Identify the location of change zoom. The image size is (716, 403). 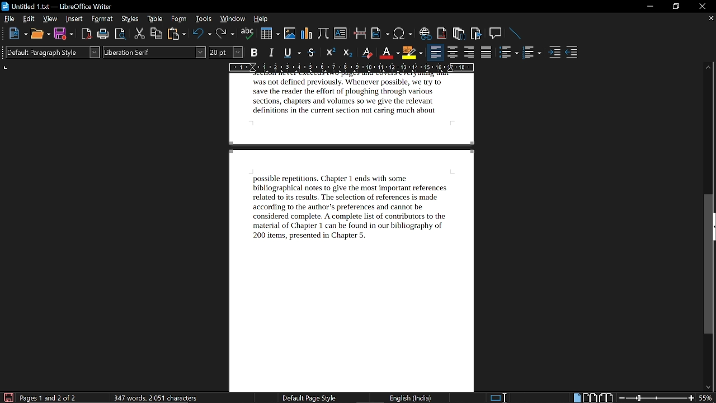
(656, 398).